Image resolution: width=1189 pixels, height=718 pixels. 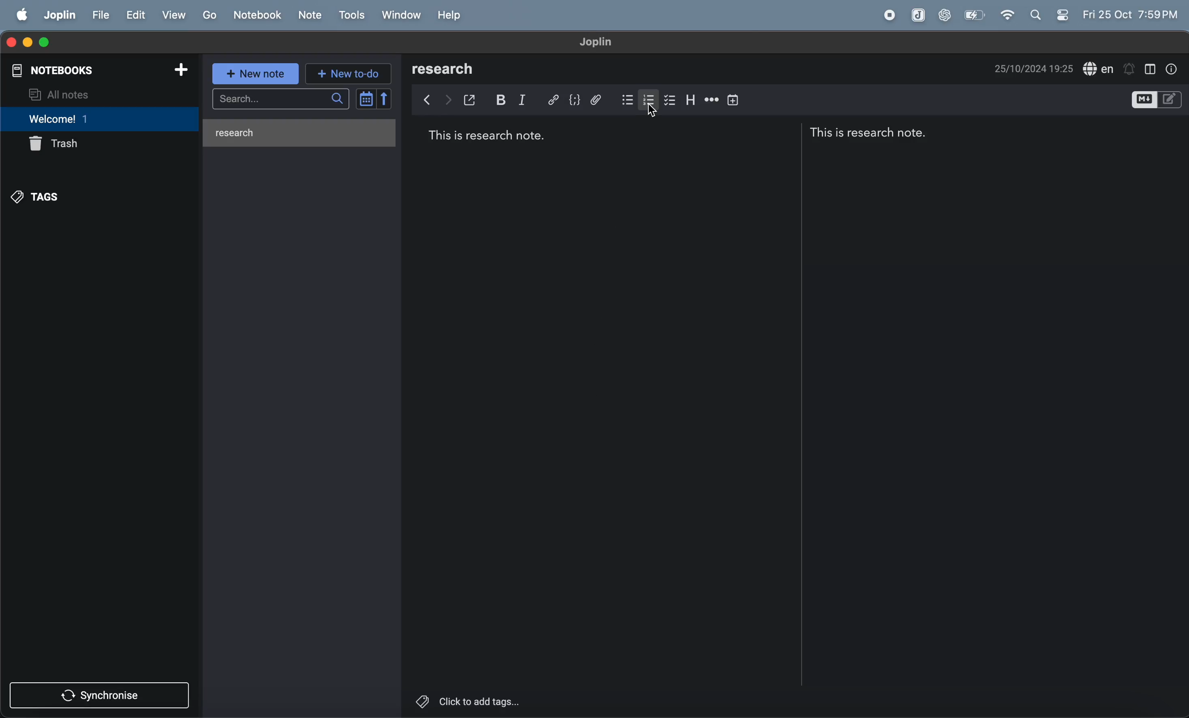 I want to click on bold , so click(x=501, y=100).